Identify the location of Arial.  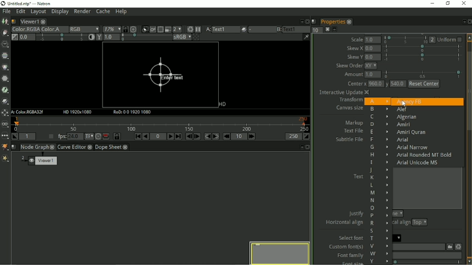
(404, 140).